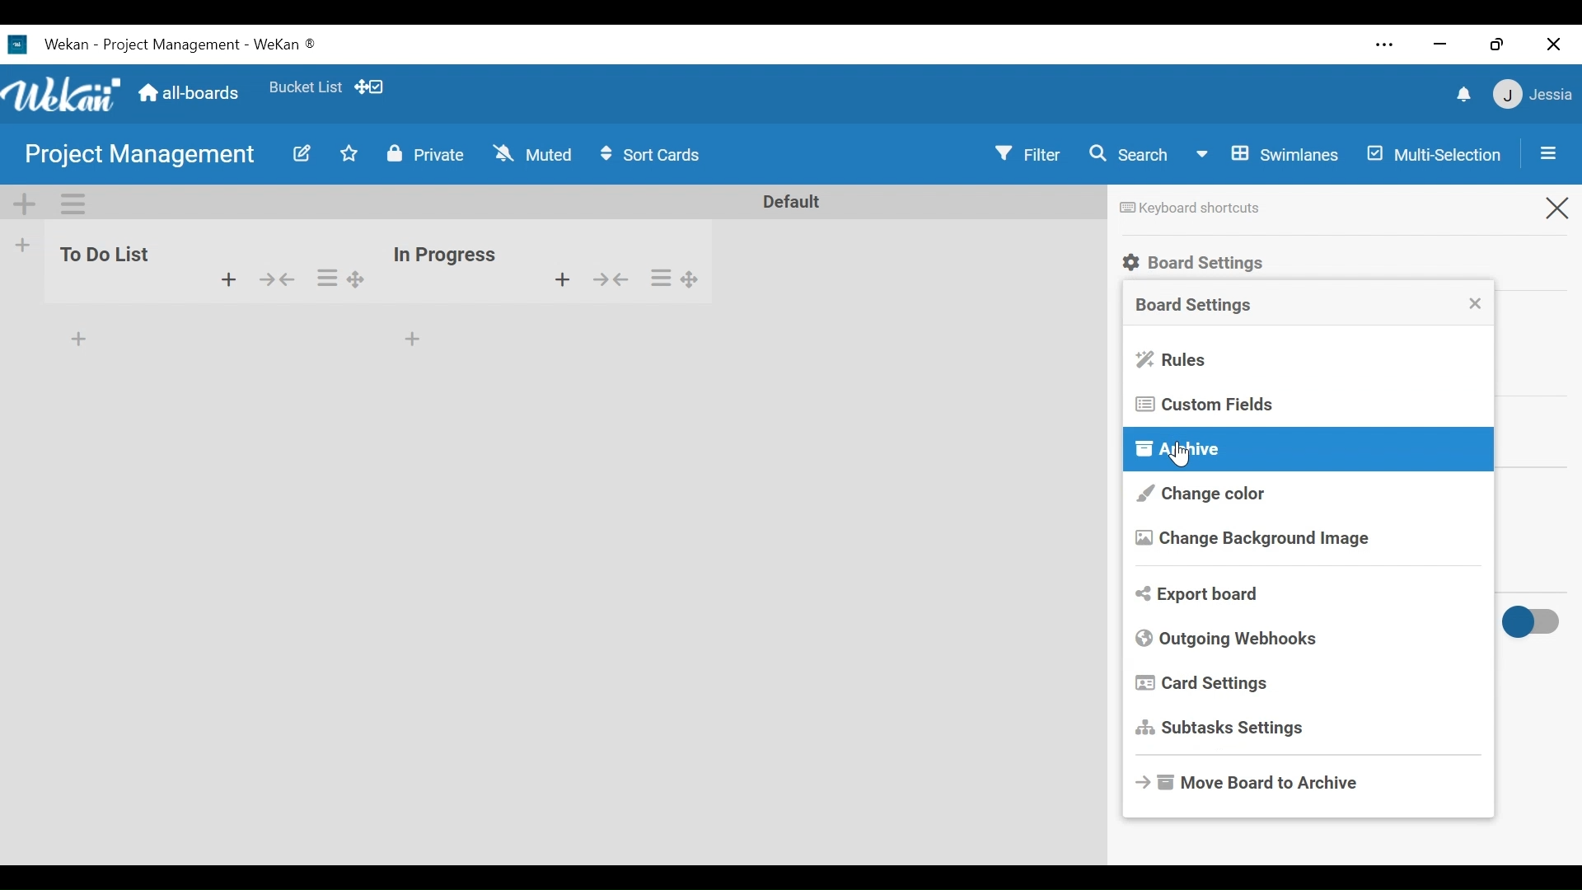 Image resolution: width=1582 pixels, height=890 pixels. I want to click on Board Name, so click(140, 153).